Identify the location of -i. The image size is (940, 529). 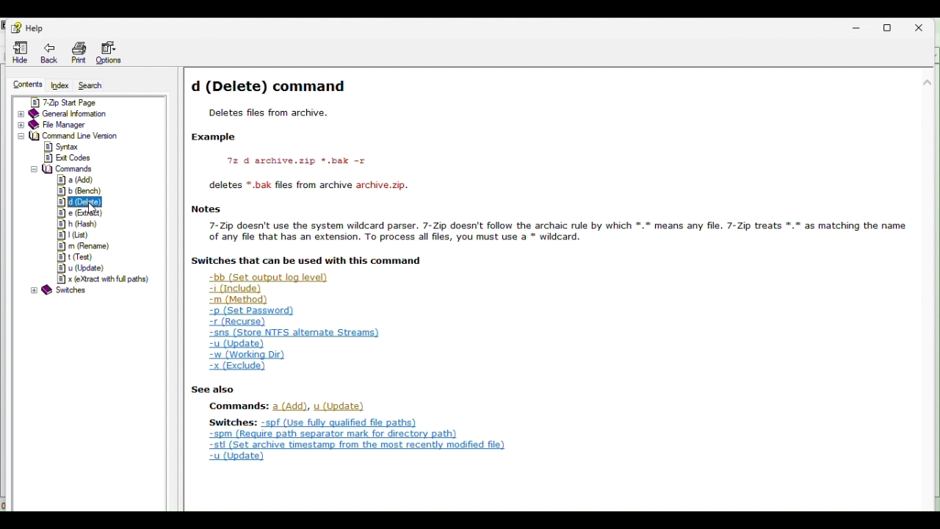
(239, 288).